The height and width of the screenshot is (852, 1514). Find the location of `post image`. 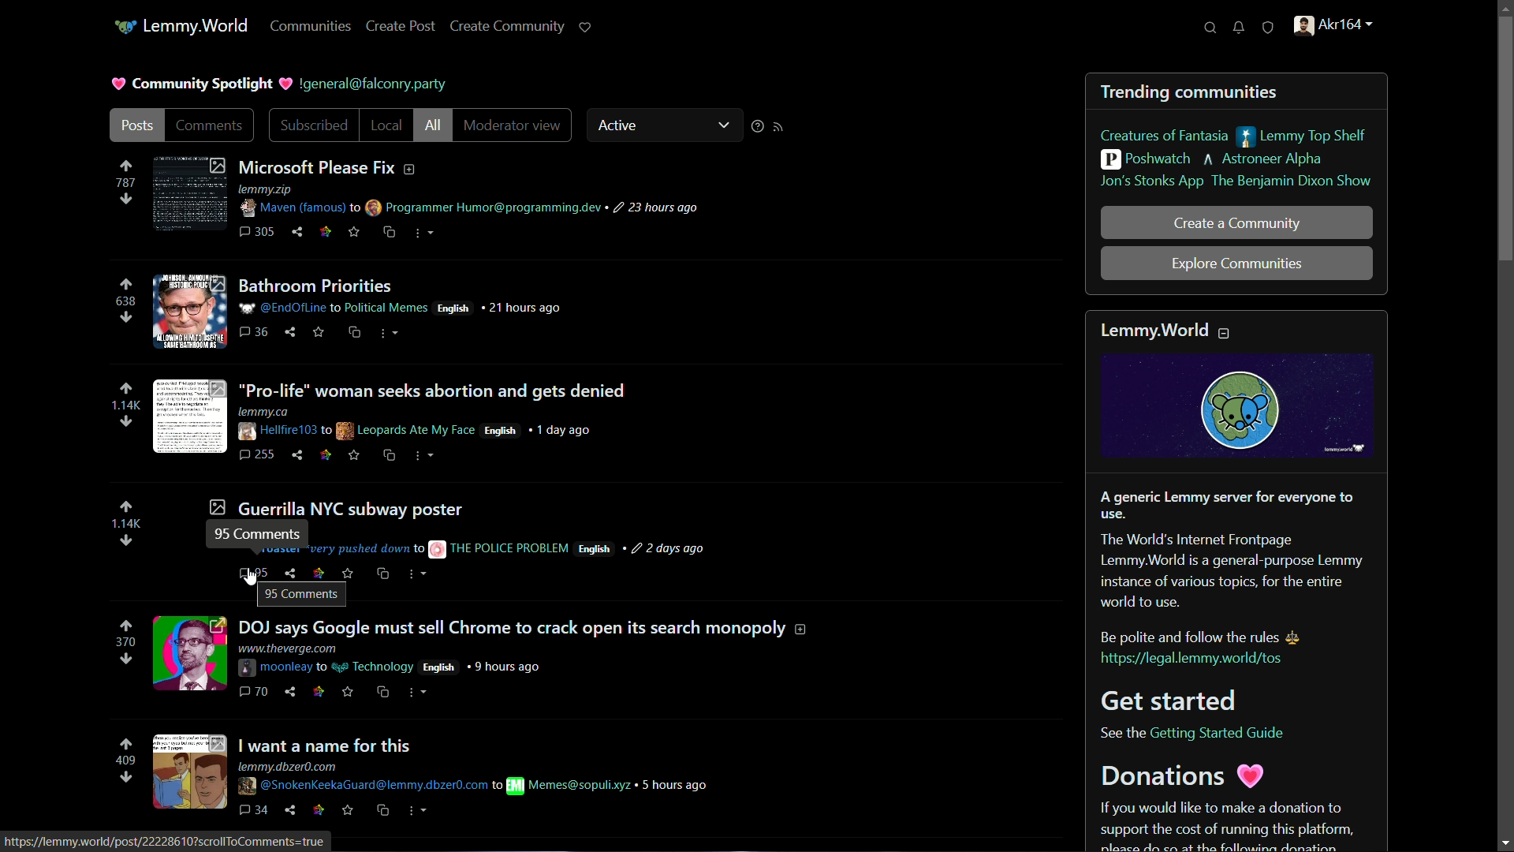

post image is located at coordinates (188, 312).